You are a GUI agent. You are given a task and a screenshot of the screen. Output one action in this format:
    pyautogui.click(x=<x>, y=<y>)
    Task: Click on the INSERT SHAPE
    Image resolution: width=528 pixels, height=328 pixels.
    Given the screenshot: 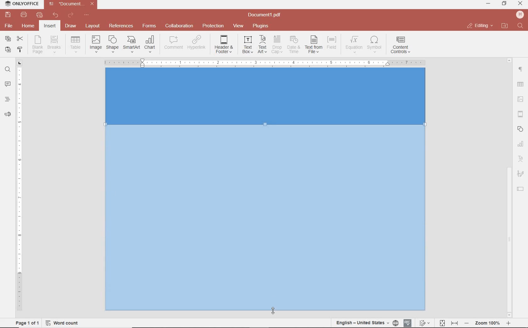 What is the action you would take?
    pyautogui.click(x=112, y=44)
    